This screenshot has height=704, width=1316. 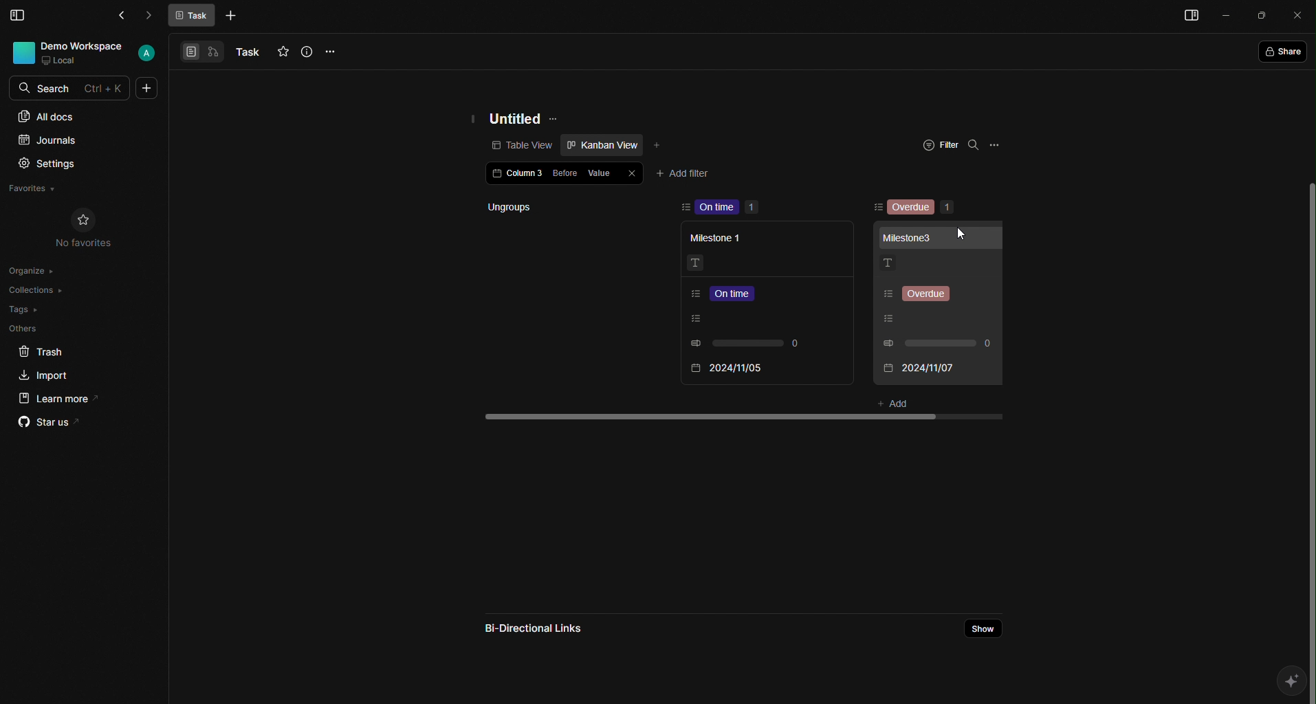 What do you see at coordinates (941, 342) in the screenshot?
I see `0` at bounding box center [941, 342].